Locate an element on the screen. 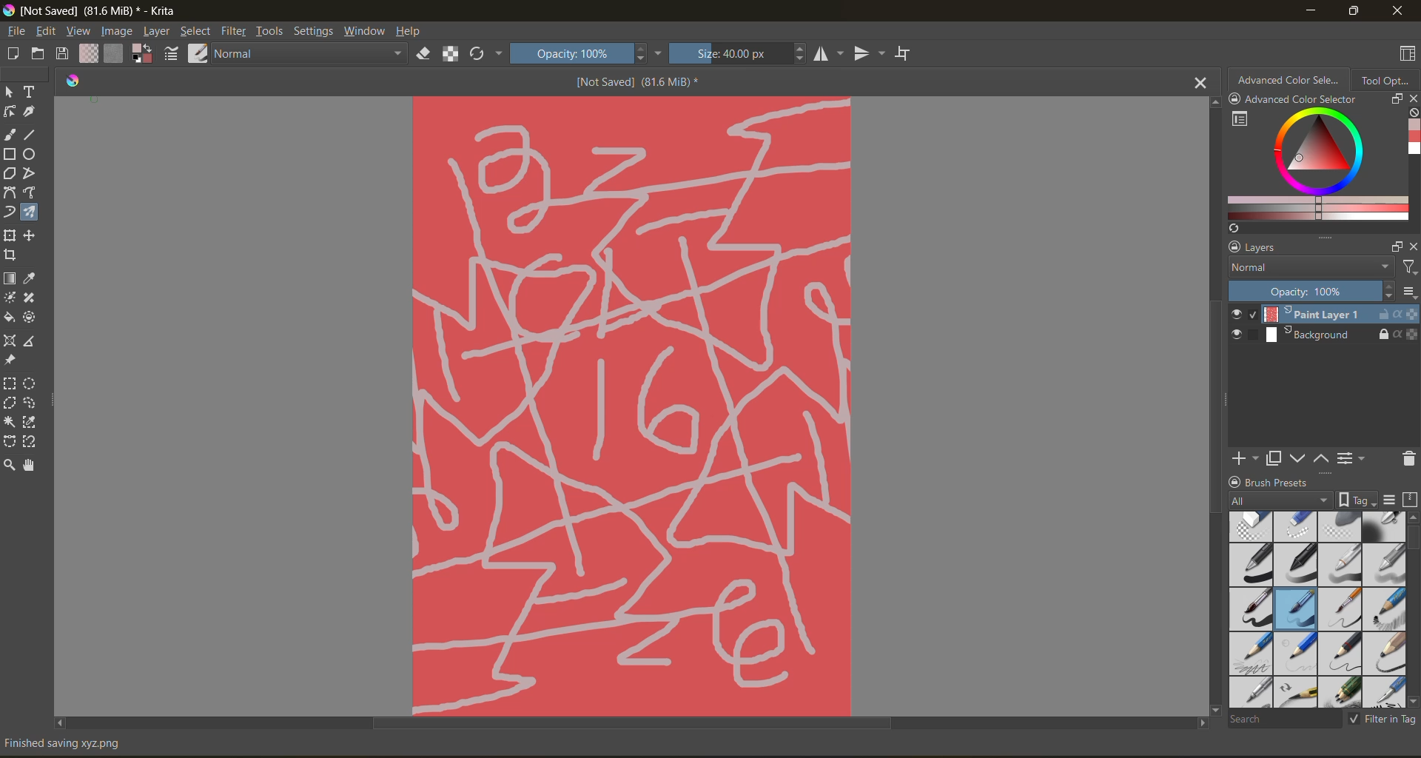 The image size is (1421, 758). layers is located at coordinates (1314, 248).